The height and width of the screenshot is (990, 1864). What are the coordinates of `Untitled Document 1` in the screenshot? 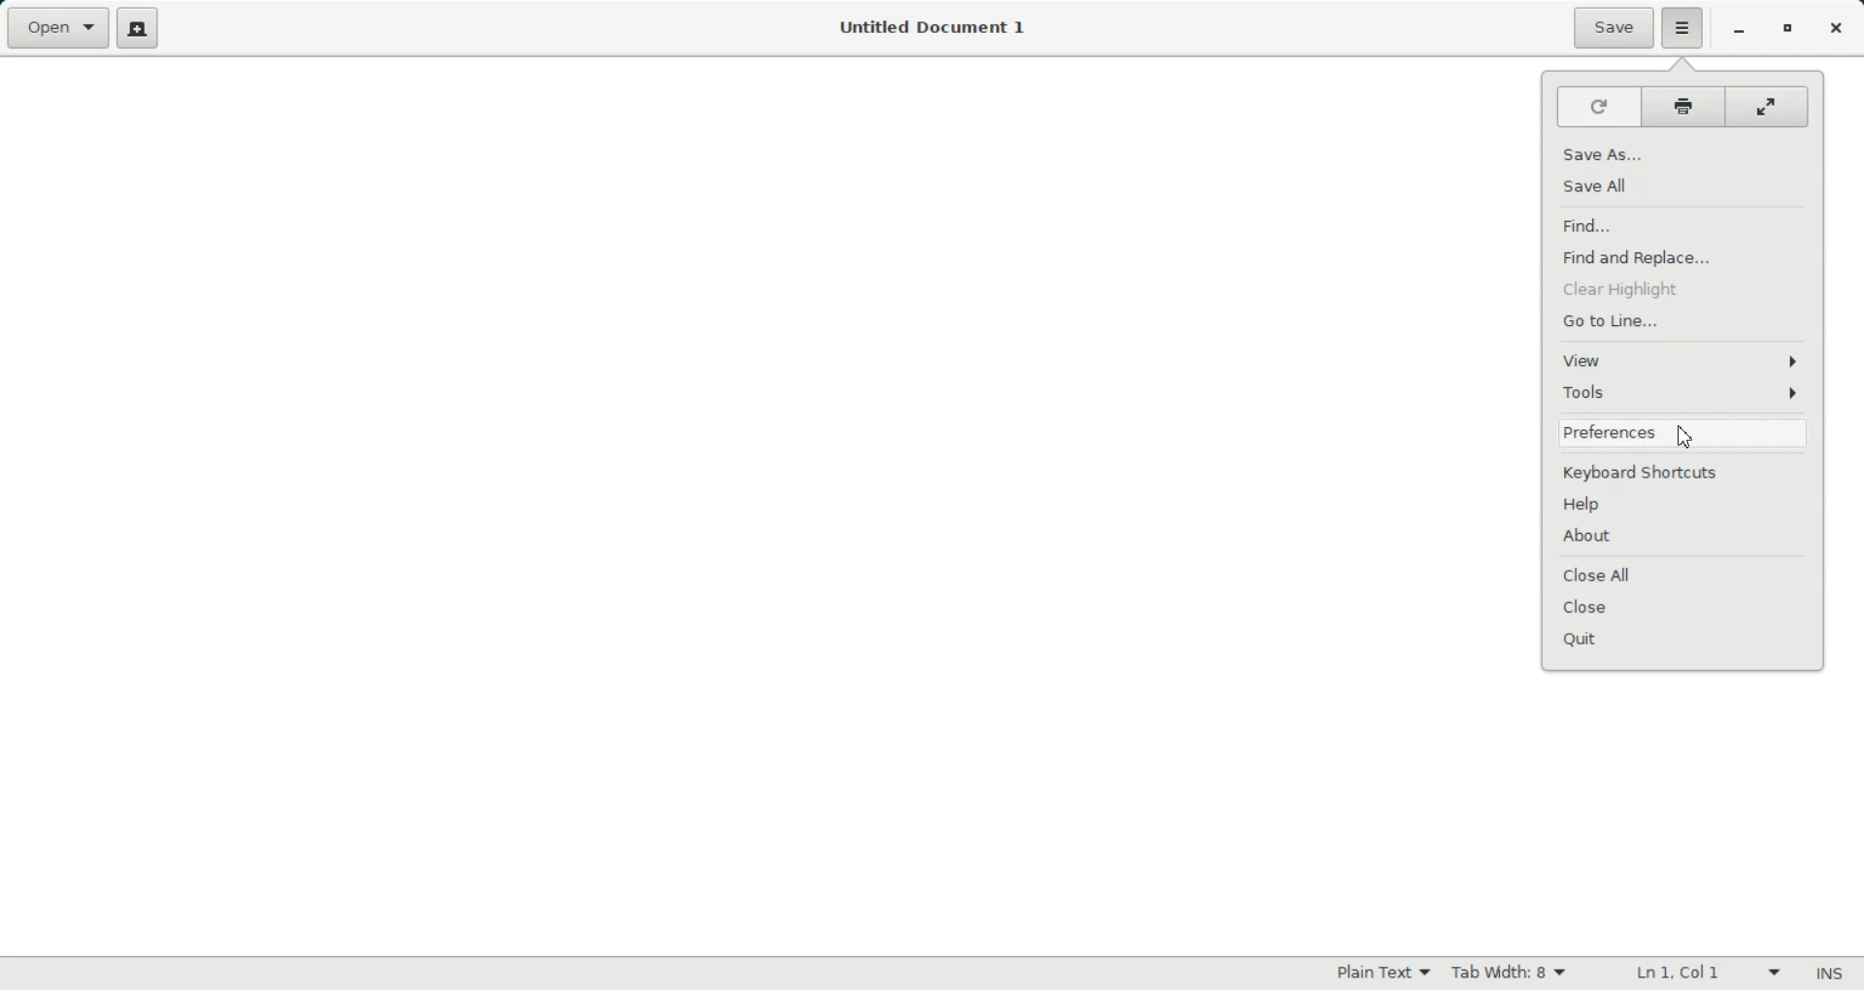 It's located at (934, 29).